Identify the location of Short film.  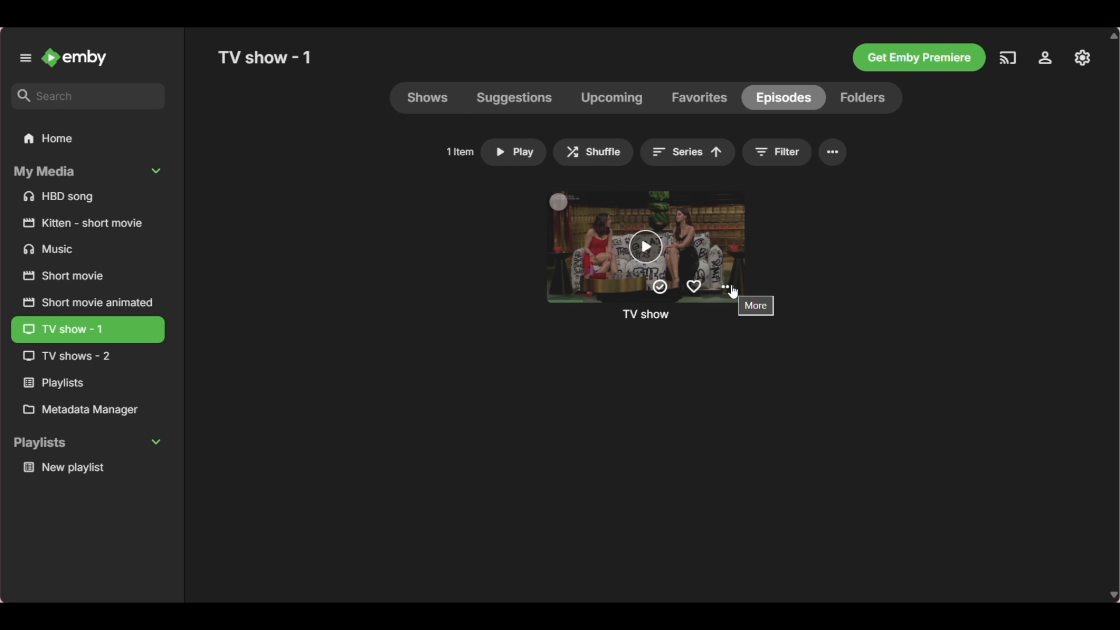
(87, 276).